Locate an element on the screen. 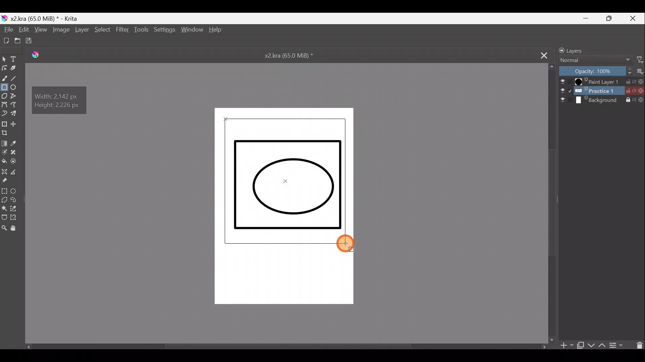  Close is located at coordinates (635, 18).